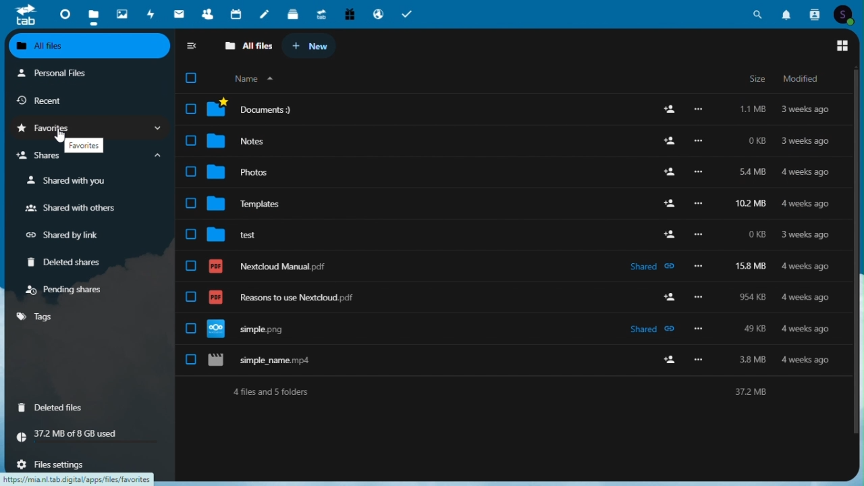  I want to click on file settings, so click(53, 464).